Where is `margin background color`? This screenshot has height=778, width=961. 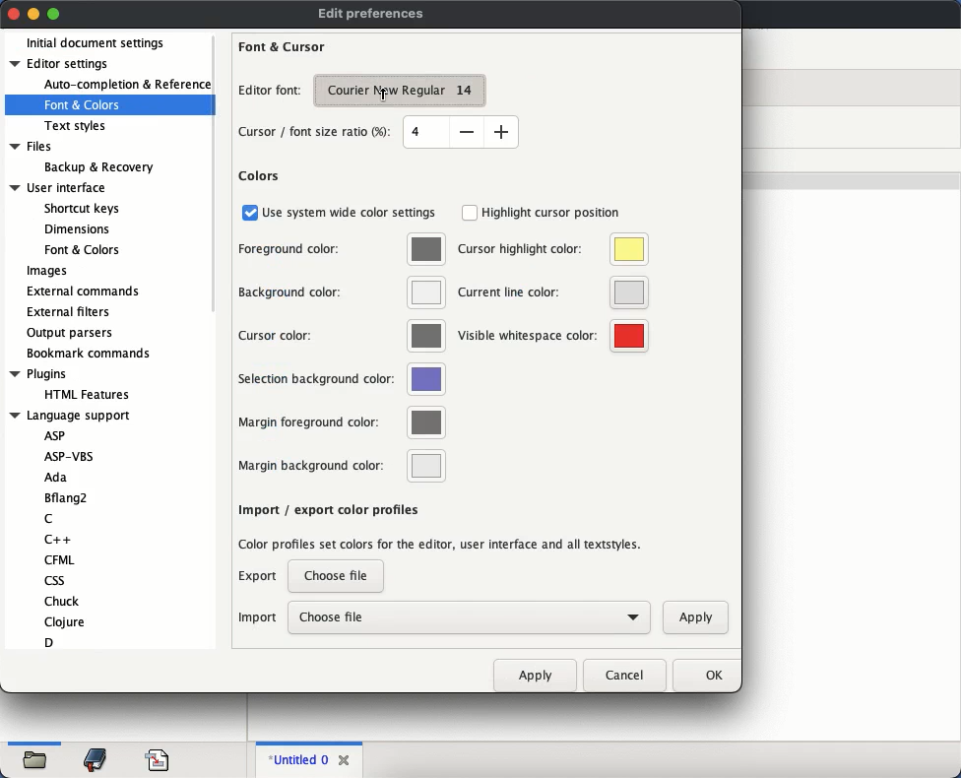
margin background color is located at coordinates (338, 466).